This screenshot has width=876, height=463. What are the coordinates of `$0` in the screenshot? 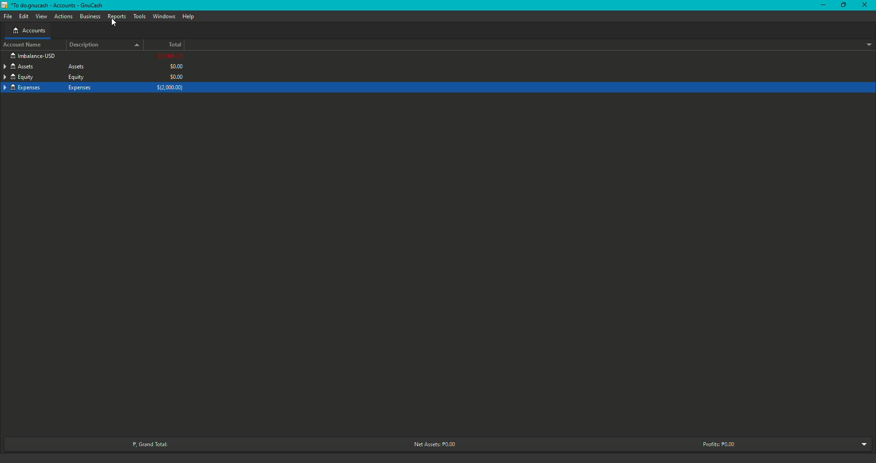 It's located at (178, 71).